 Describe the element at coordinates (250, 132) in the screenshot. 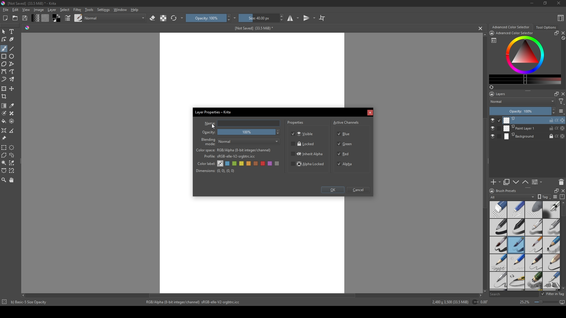

I see `100%` at that location.